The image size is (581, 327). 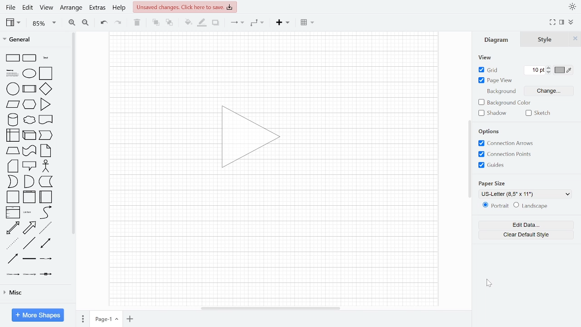 I want to click on Rectangle, so click(x=13, y=58).